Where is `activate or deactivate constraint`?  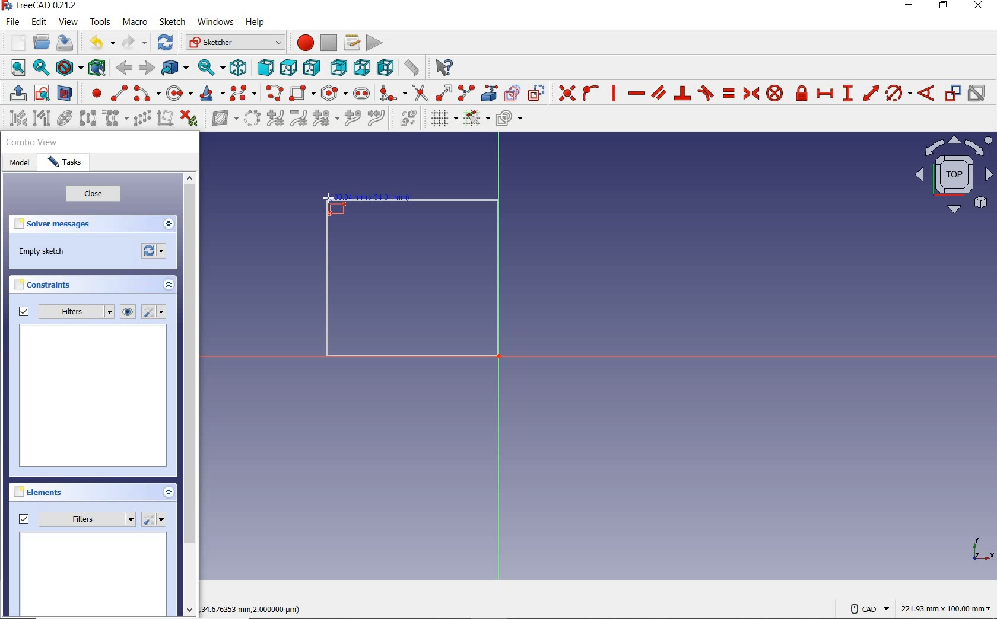 activate or deactivate constraint is located at coordinates (977, 93).